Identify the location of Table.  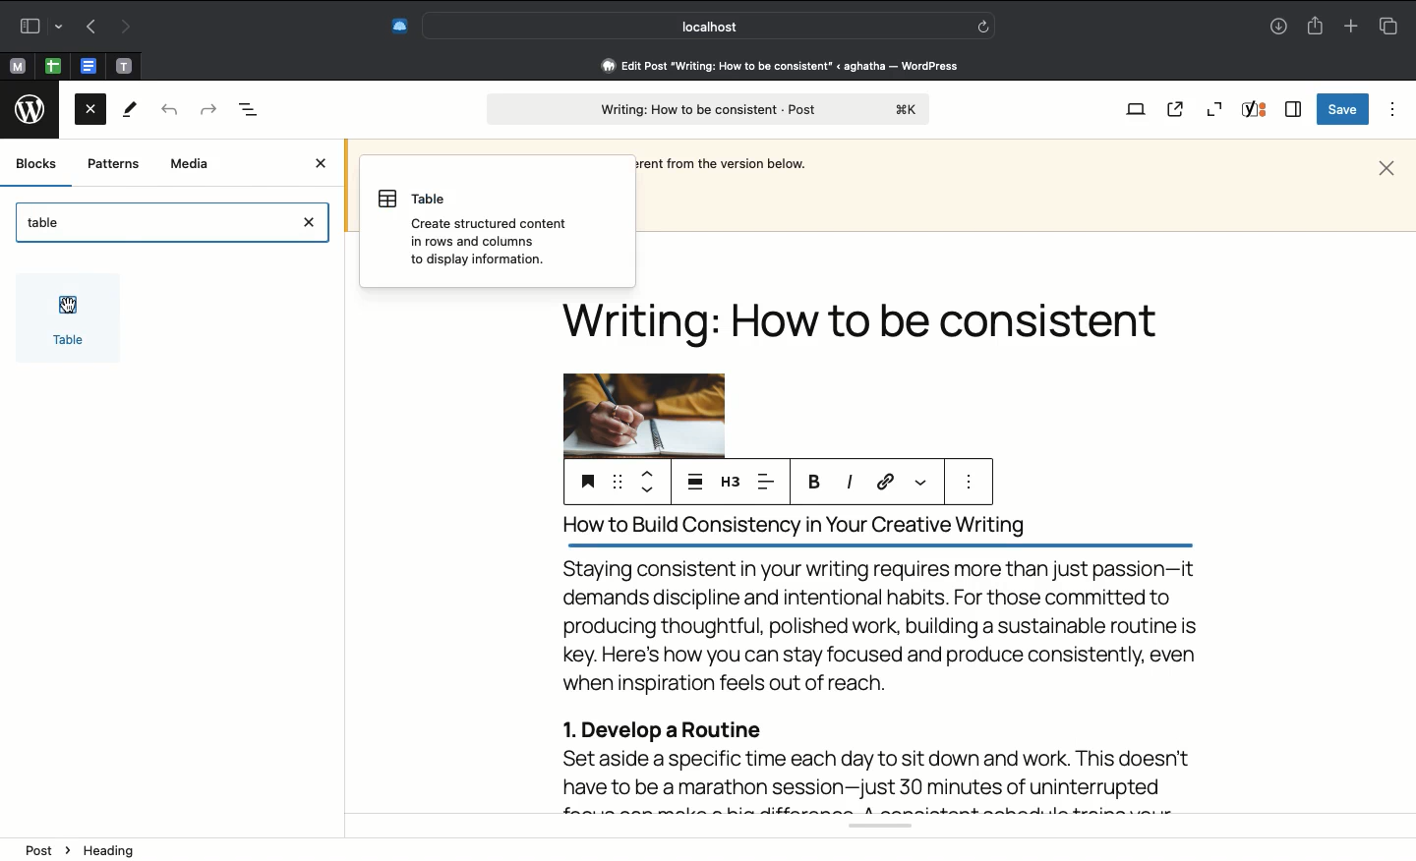
(66, 319).